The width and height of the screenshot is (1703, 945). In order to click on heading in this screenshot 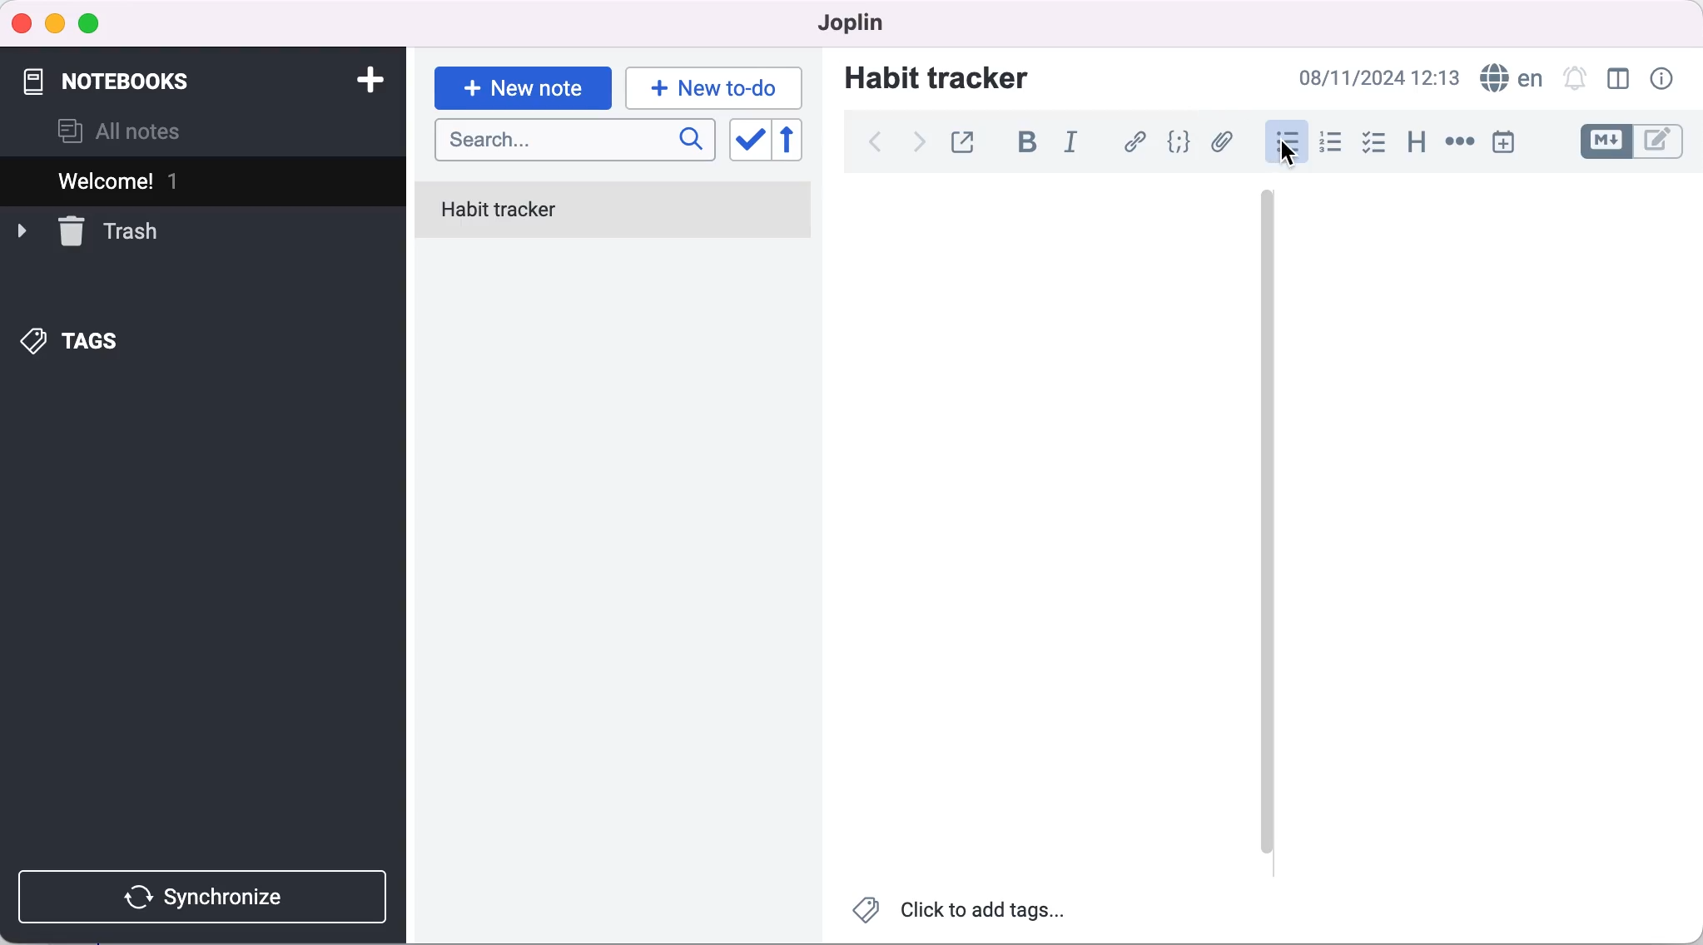, I will do `click(1418, 143)`.